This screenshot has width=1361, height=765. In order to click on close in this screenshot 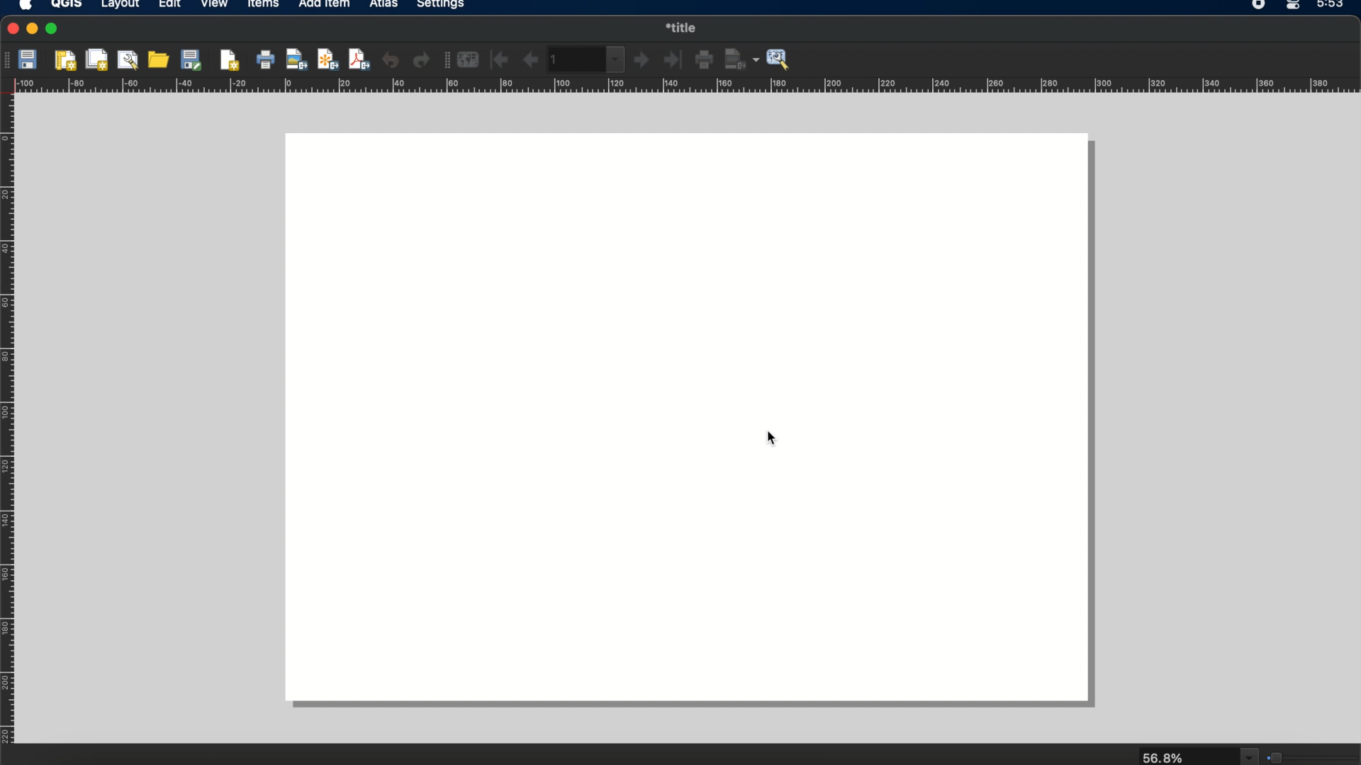, I will do `click(11, 26)`.